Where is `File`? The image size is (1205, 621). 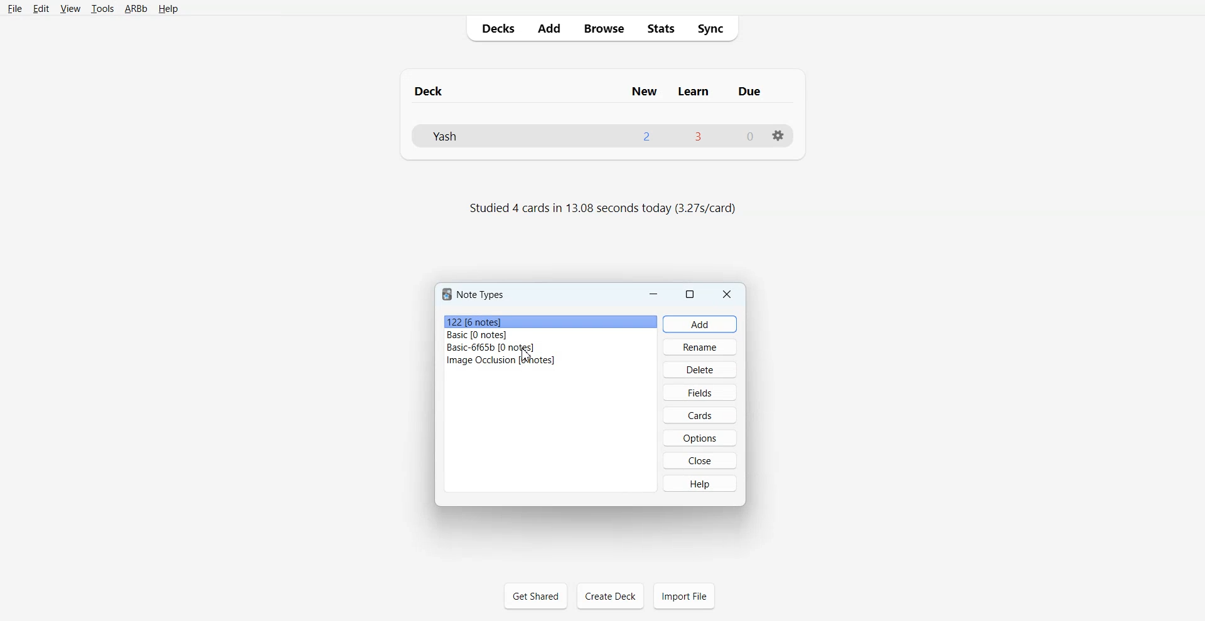 File is located at coordinates (551, 321).